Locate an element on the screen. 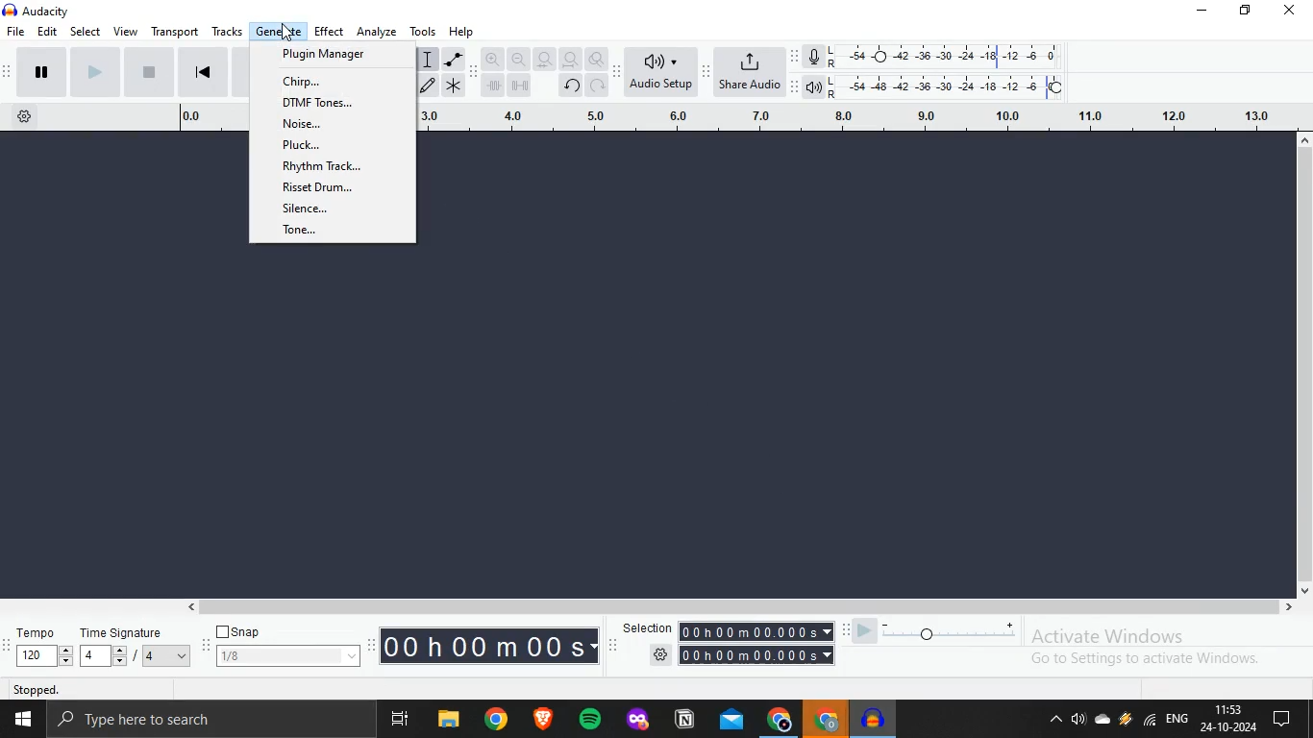 This screenshot has width=1313, height=738. Brave is located at coordinates (547, 719).